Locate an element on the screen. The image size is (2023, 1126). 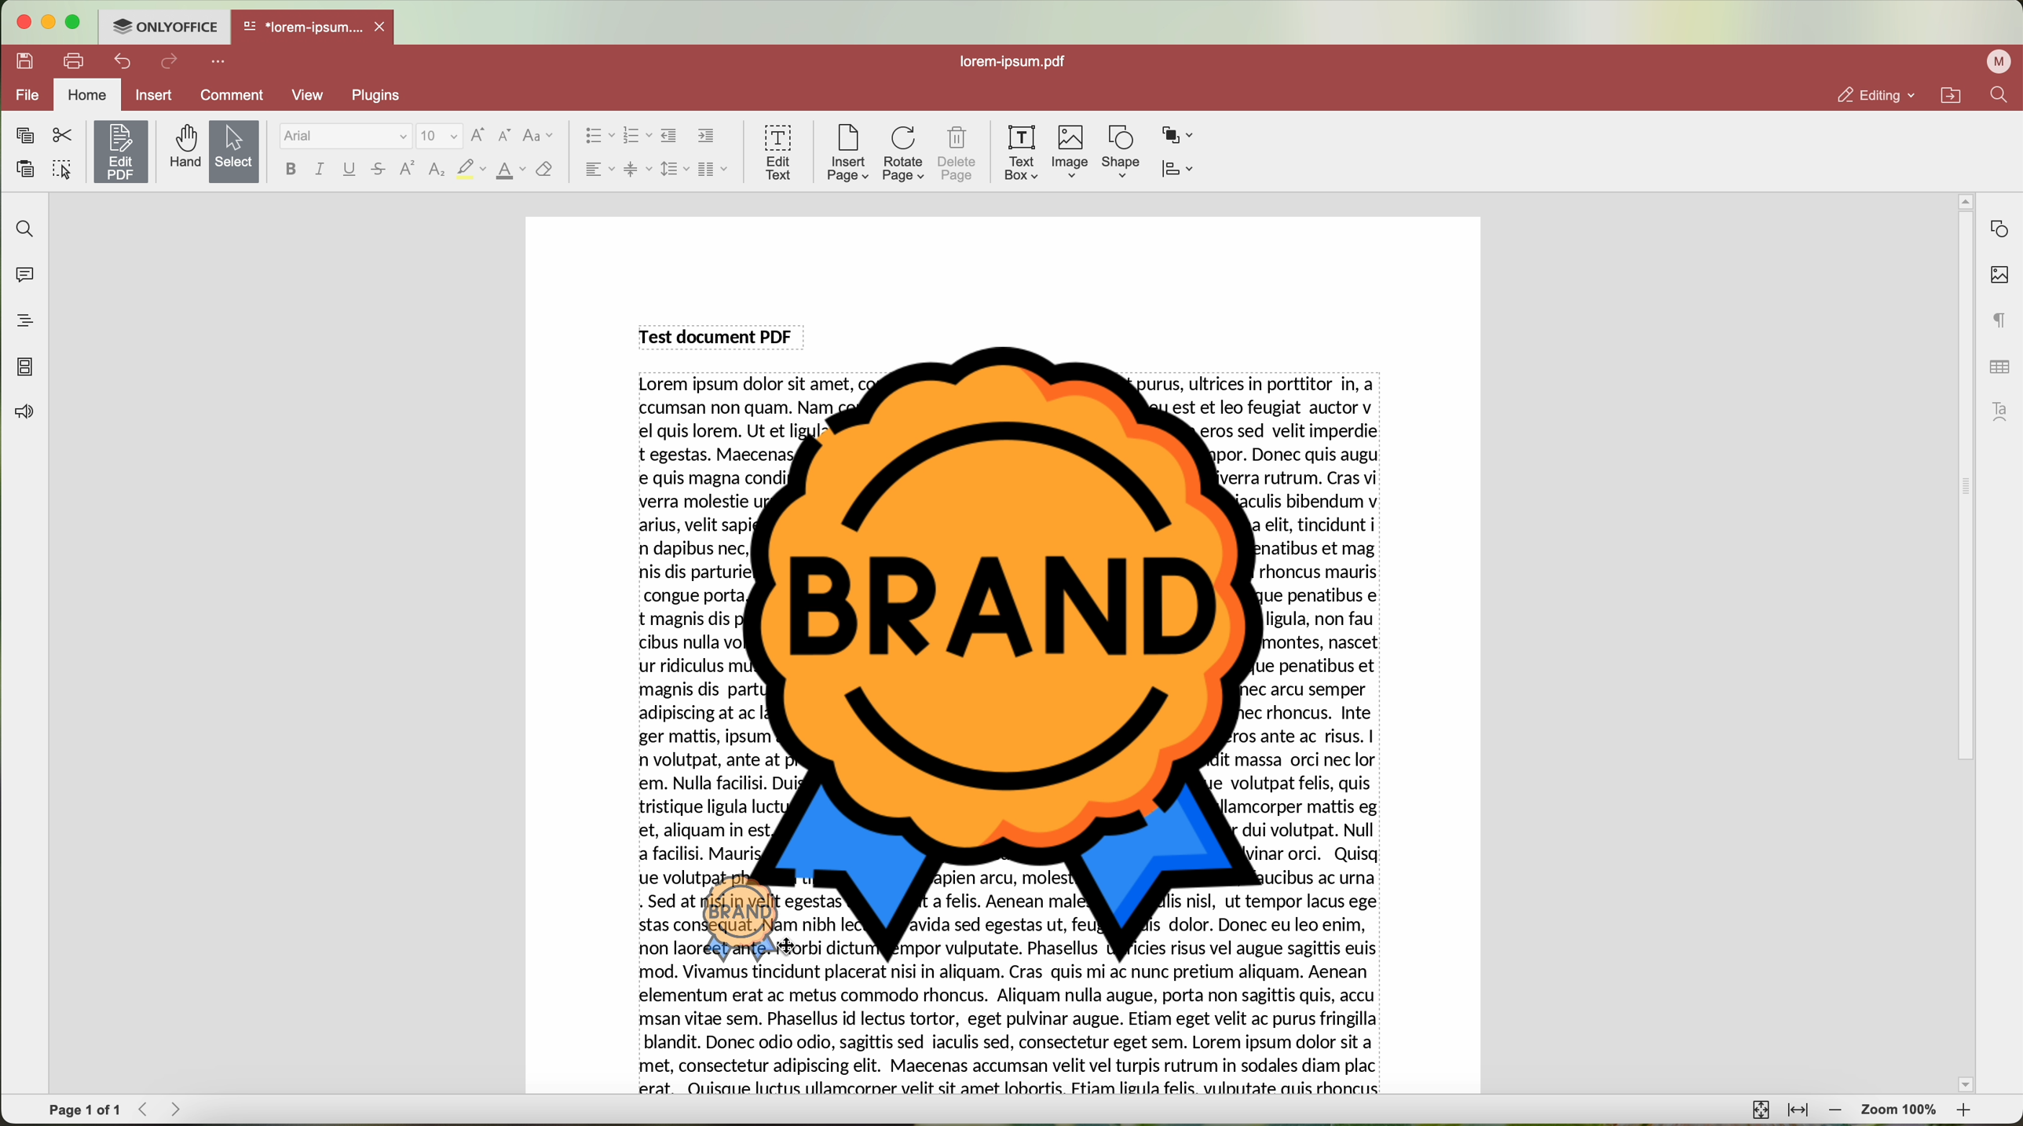
select is located at coordinates (235, 153).